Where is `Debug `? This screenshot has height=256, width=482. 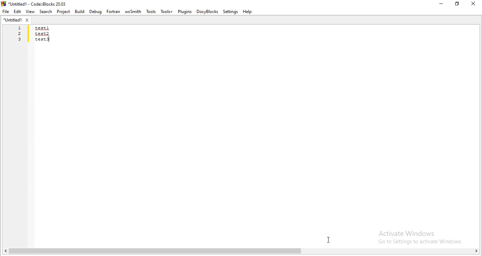 Debug  is located at coordinates (96, 11).